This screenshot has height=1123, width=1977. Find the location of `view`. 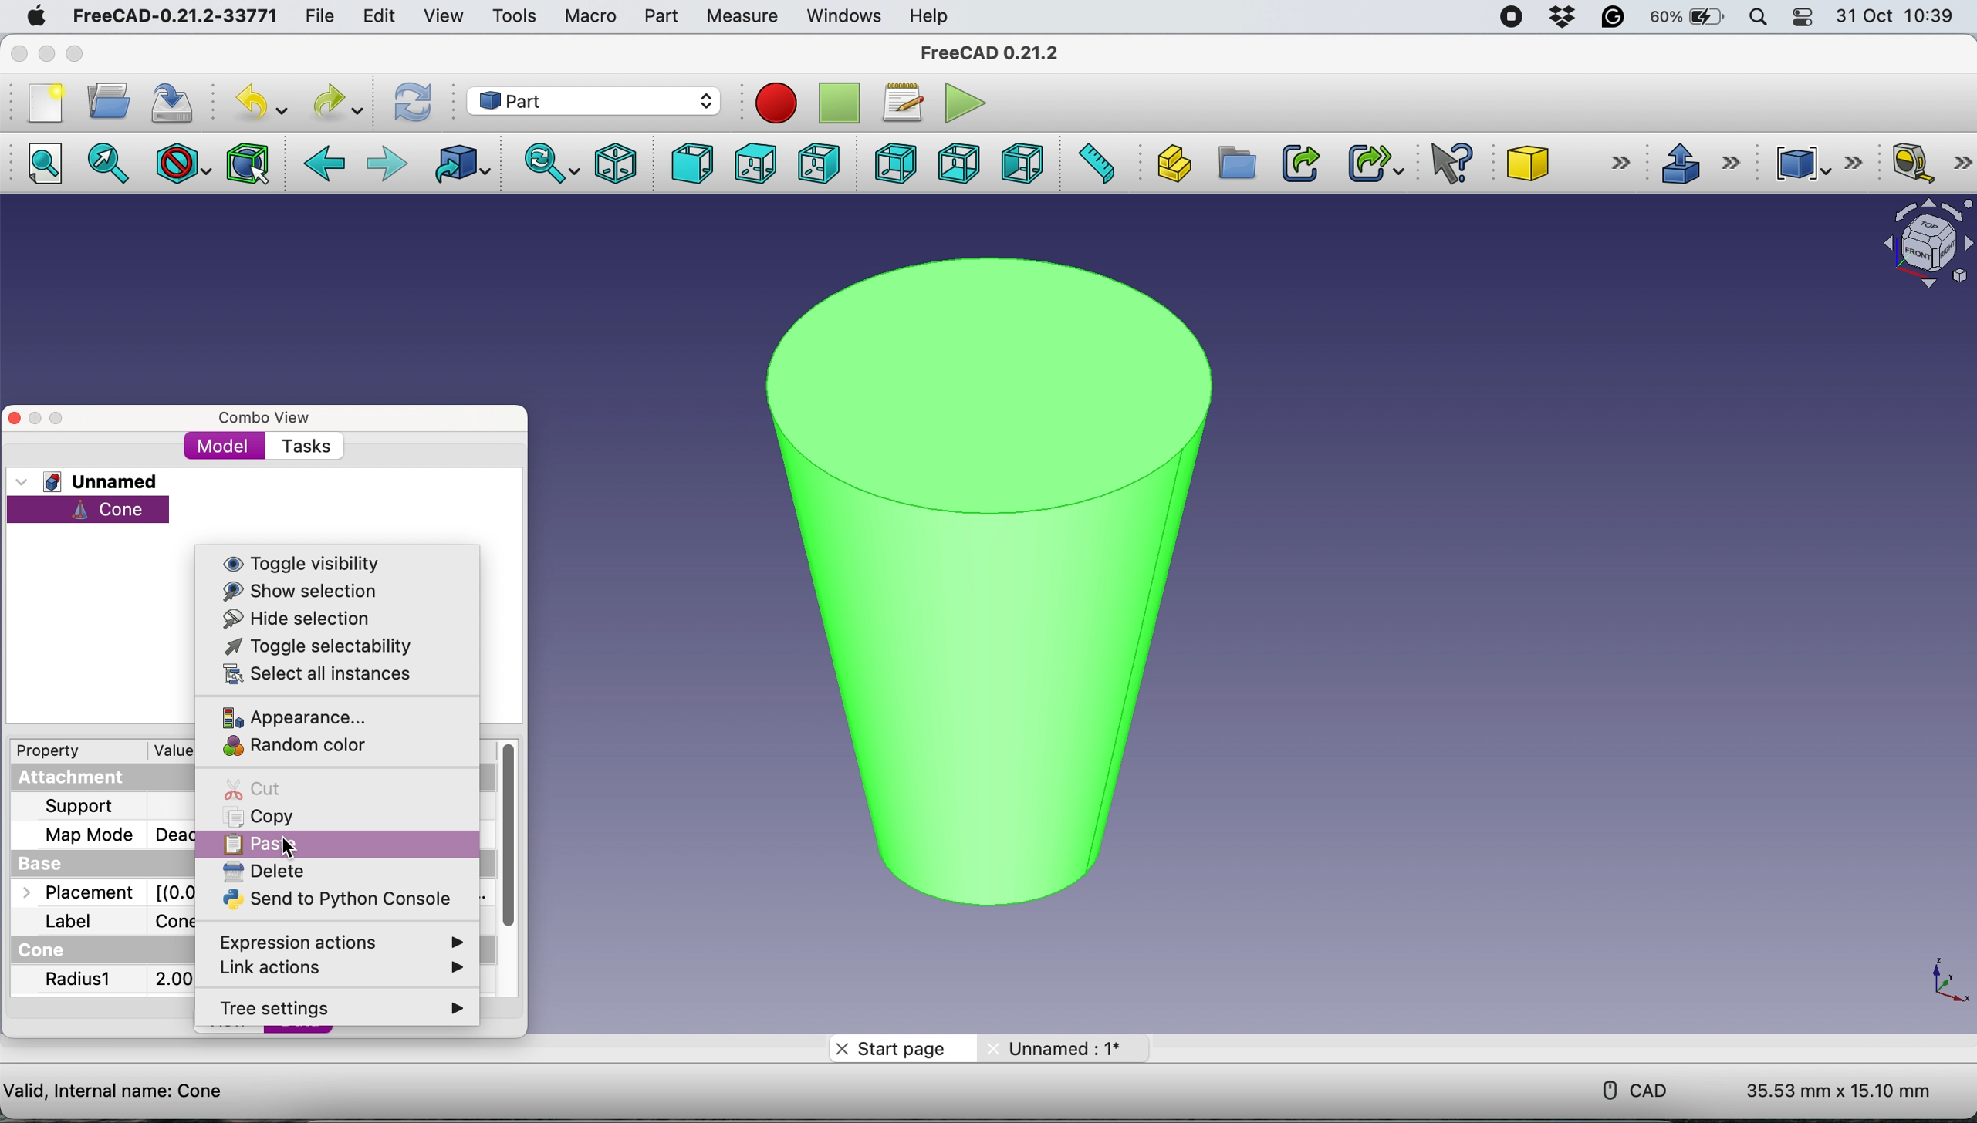

view is located at coordinates (443, 15).